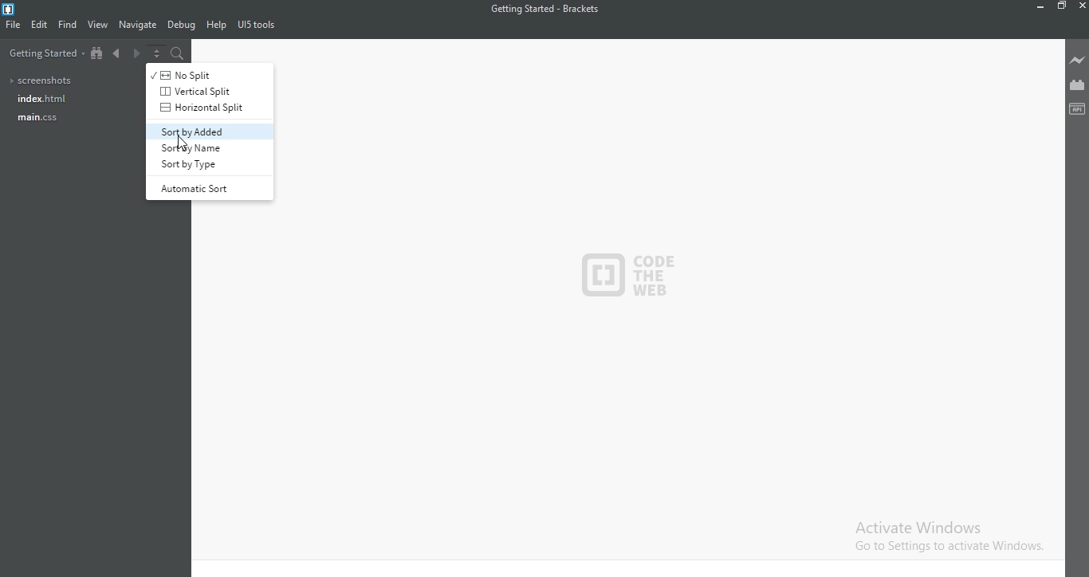  Describe the element at coordinates (99, 25) in the screenshot. I see `View` at that location.